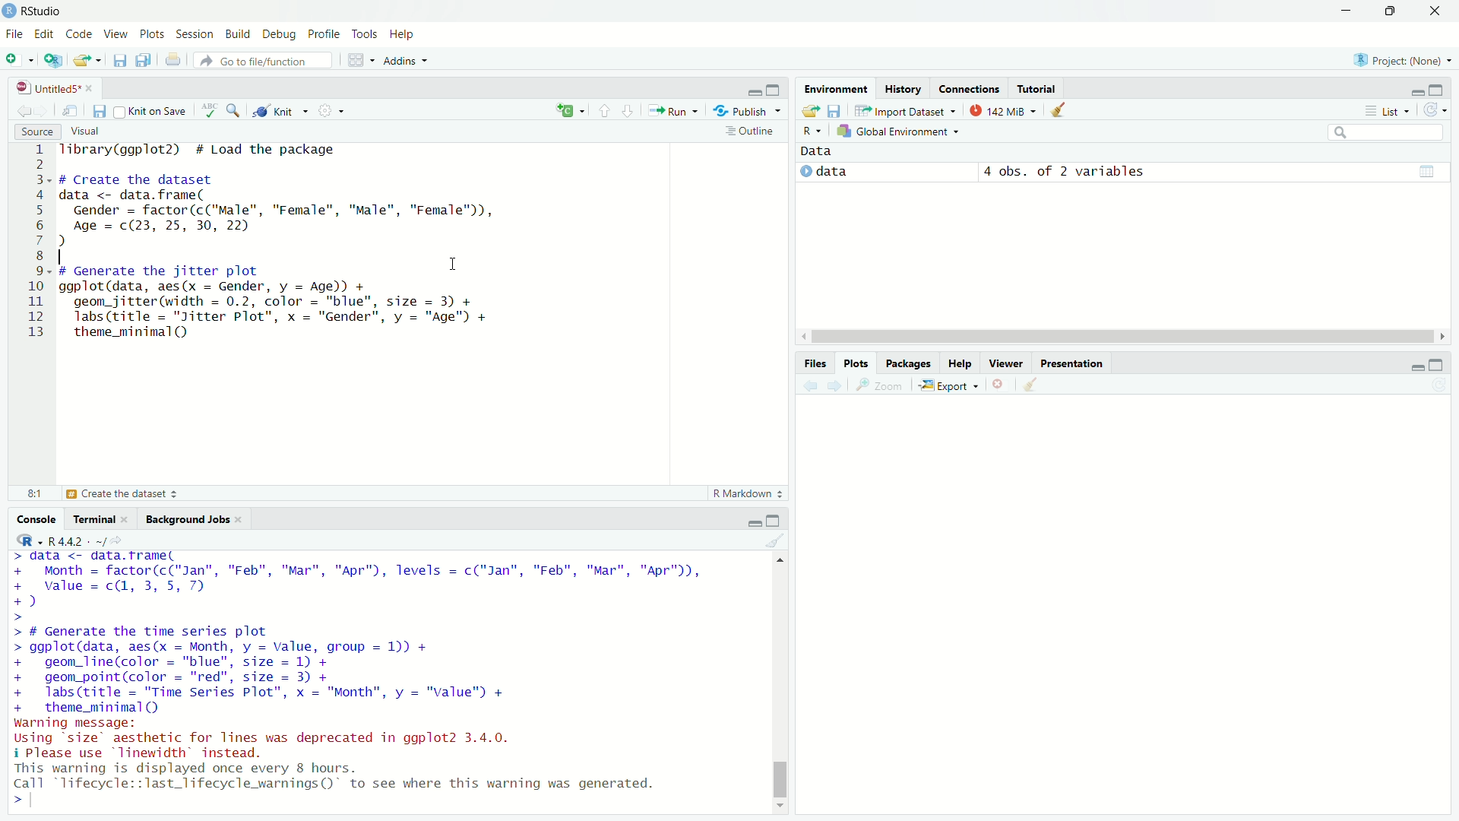 The width and height of the screenshot is (1459, 821). What do you see at coordinates (99, 112) in the screenshot?
I see `save current document` at bounding box center [99, 112].